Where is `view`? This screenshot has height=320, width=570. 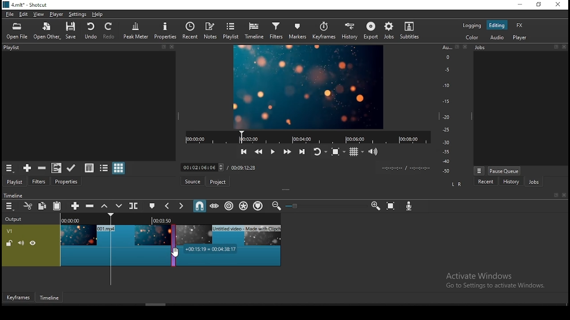
view is located at coordinates (38, 14).